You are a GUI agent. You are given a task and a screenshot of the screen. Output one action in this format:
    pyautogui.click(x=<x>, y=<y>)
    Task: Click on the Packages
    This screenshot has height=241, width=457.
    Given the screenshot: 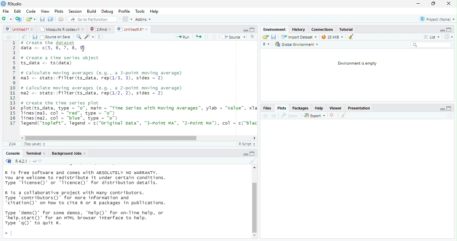 What is the action you would take?
    pyautogui.click(x=300, y=108)
    